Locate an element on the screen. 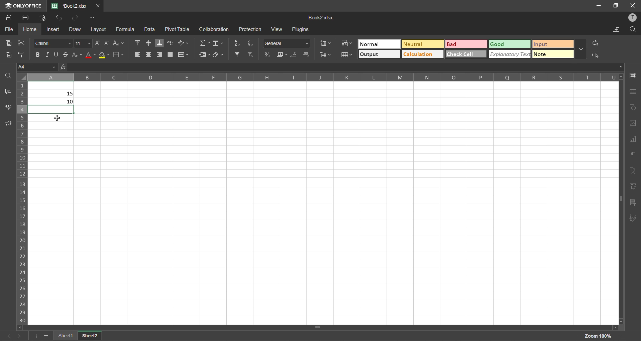  column names in alphabets  is located at coordinates (324, 77).